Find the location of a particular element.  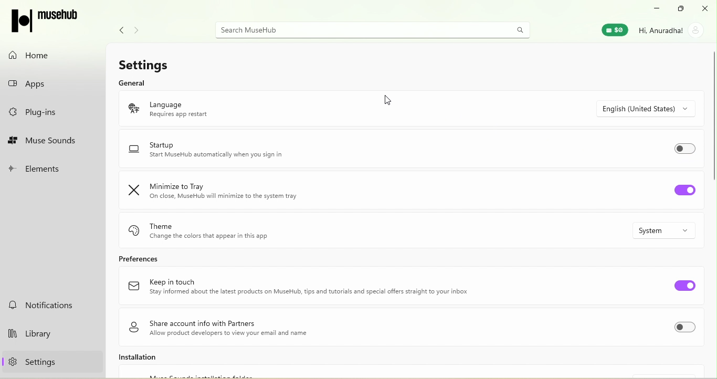

Startup is located at coordinates (214, 152).